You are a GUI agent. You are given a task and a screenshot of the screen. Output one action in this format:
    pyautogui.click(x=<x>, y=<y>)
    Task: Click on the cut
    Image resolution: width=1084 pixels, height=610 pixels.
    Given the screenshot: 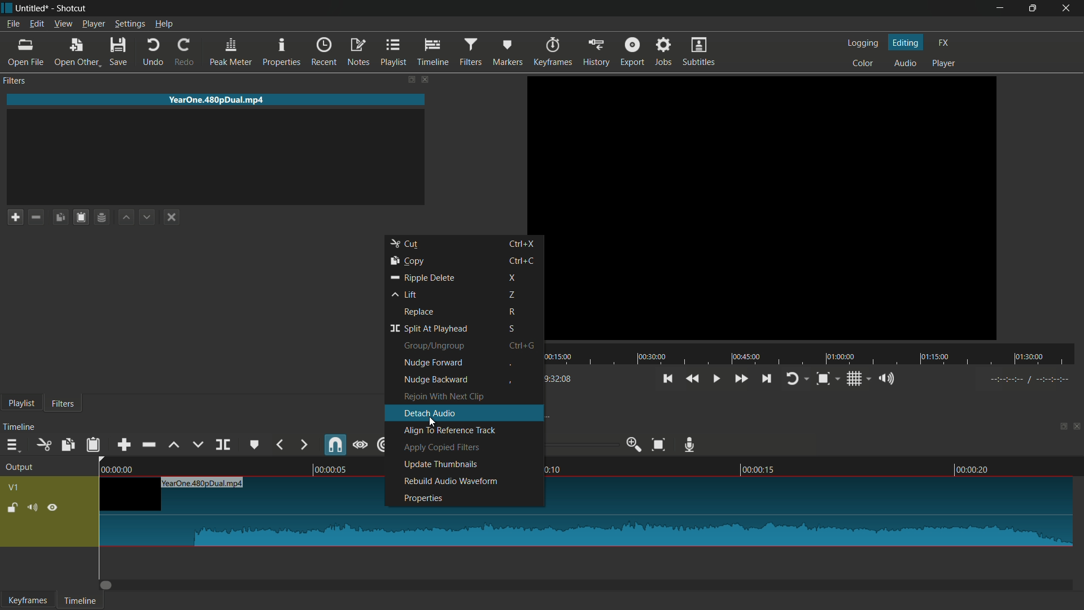 What is the action you would take?
    pyautogui.click(x=43, y=446)
    